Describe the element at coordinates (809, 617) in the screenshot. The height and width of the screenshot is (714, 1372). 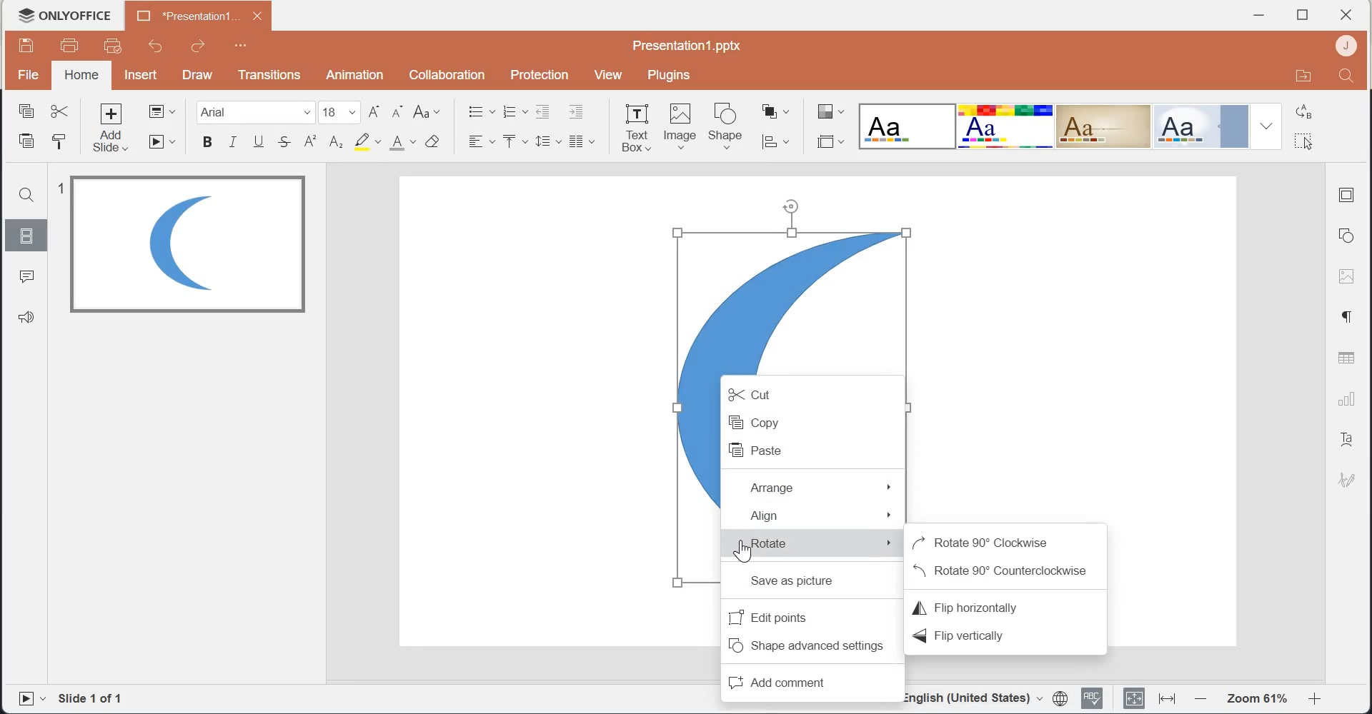
I see `Edit points` at that location.